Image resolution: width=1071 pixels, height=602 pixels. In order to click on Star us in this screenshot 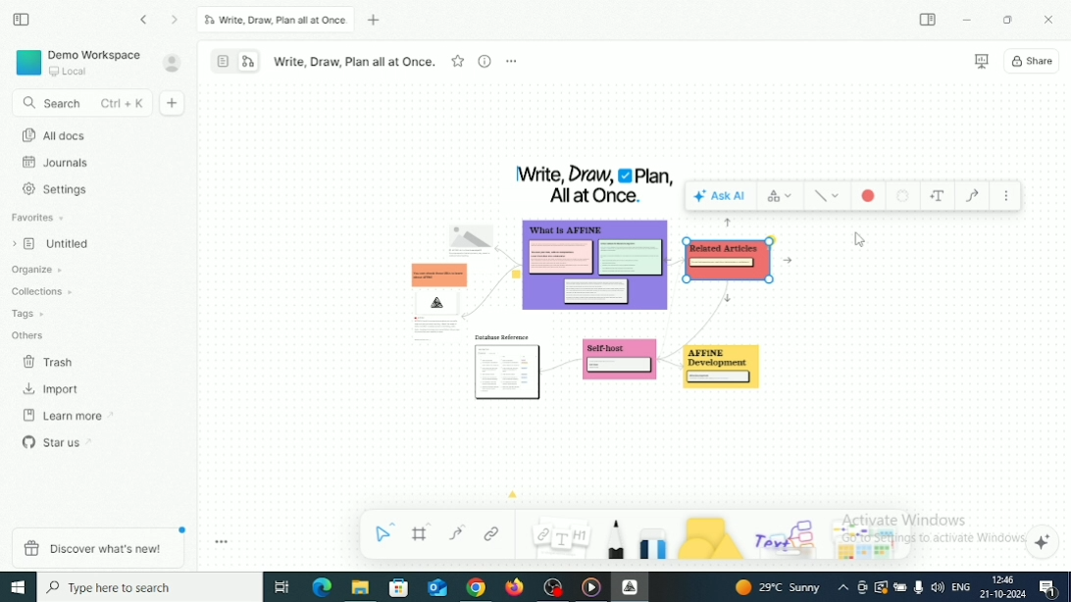, I will do `click(58, 441)`.